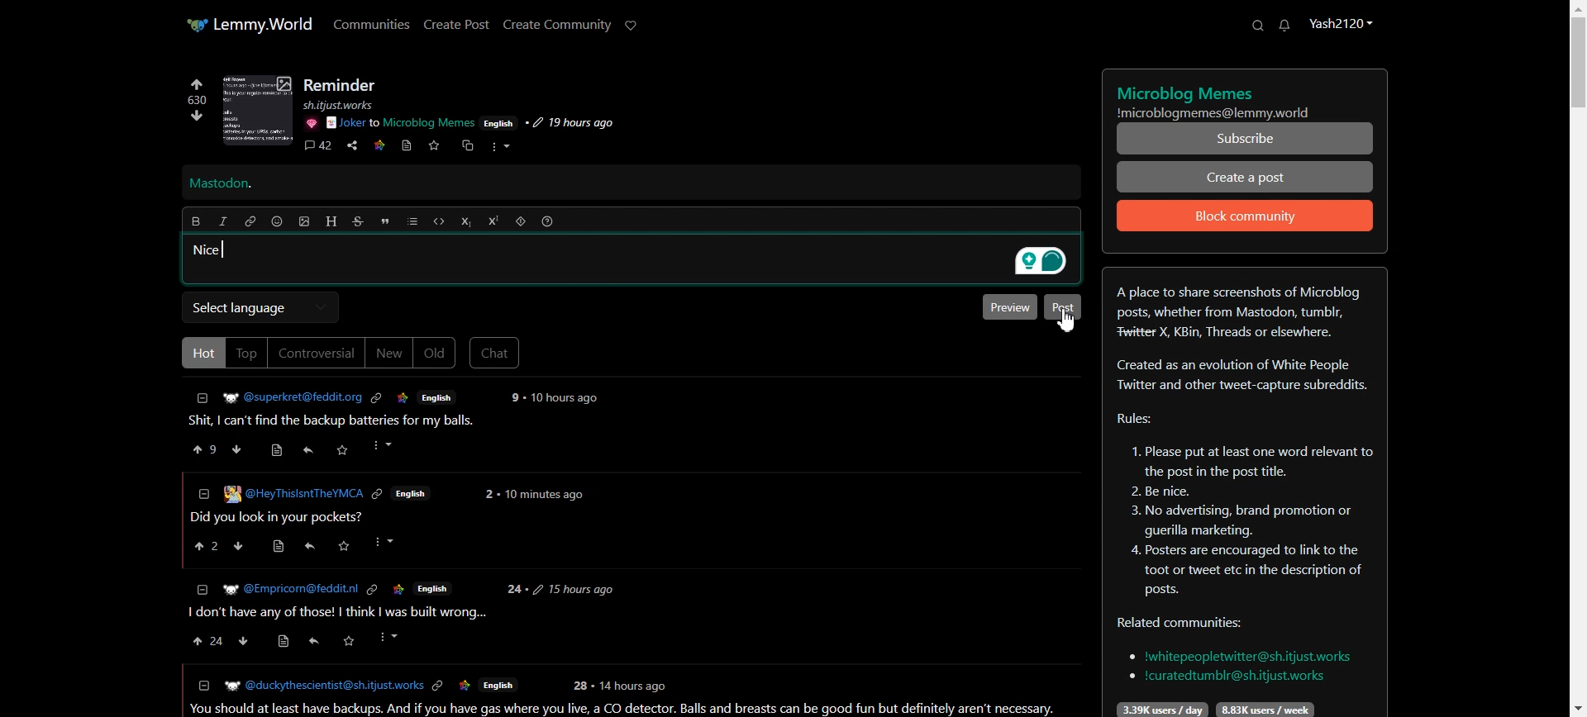  I want to click on English, so click(412, 494).